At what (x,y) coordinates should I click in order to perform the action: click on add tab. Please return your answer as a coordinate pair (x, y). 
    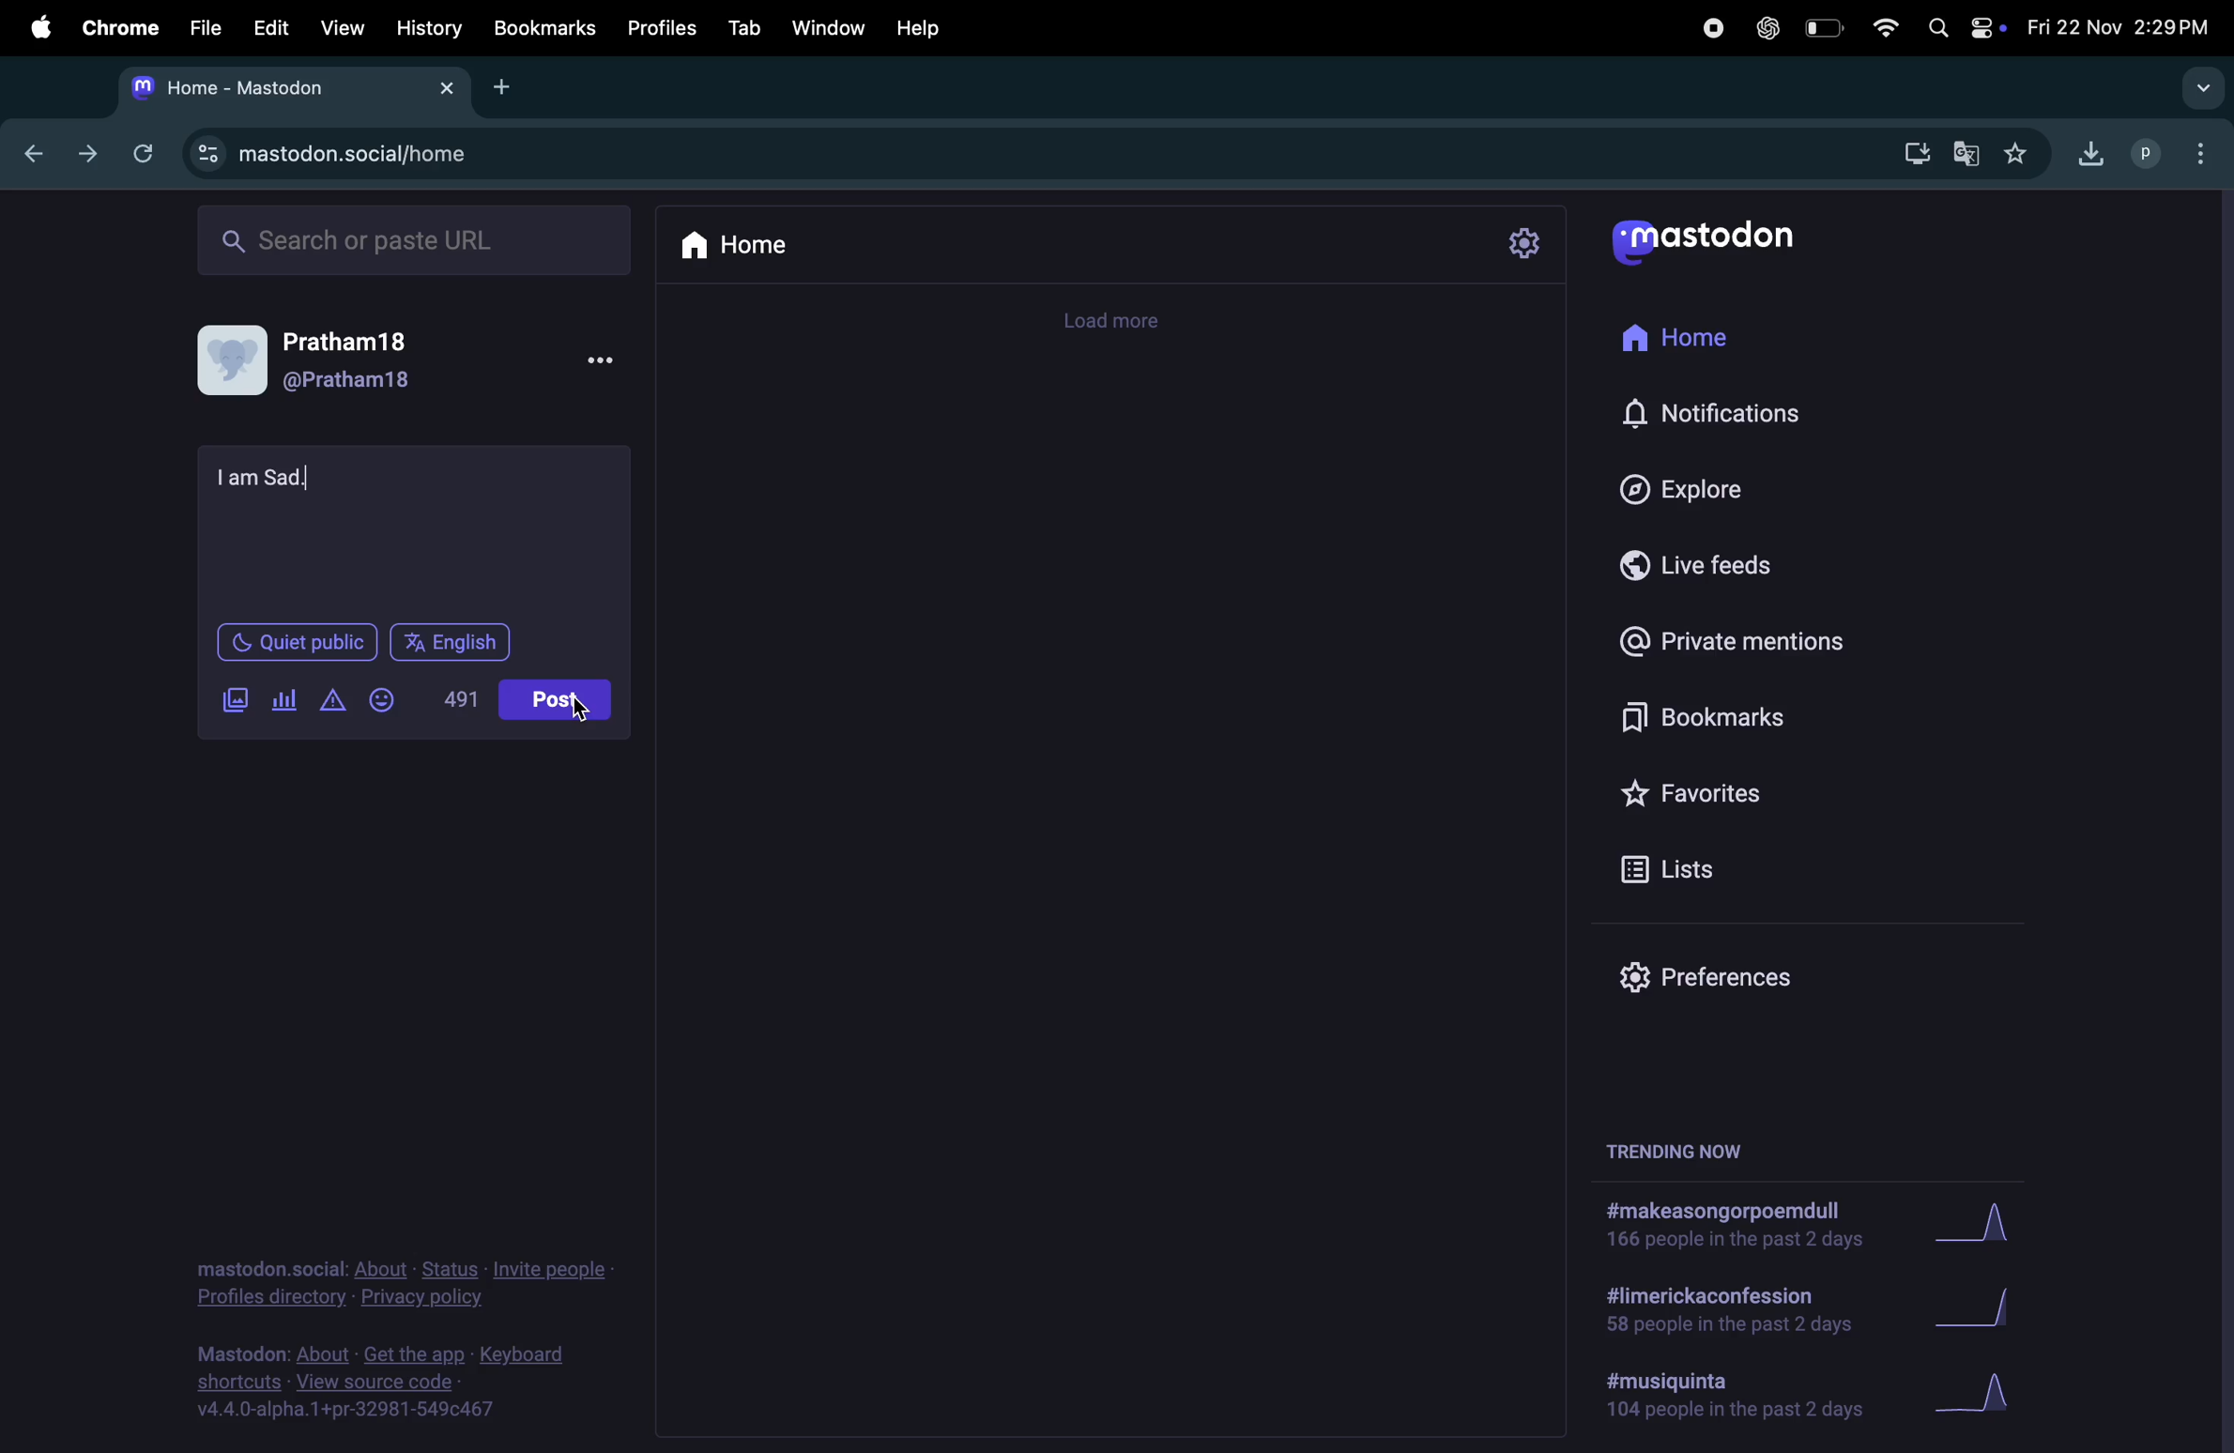
    Looking at the image, I should click on (513, 87).